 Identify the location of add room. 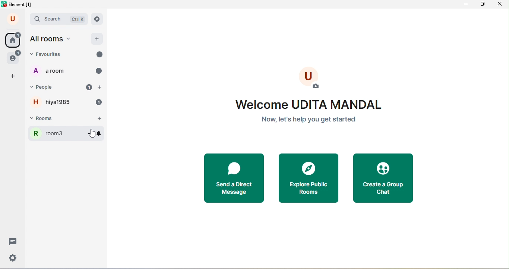
(99, 119).